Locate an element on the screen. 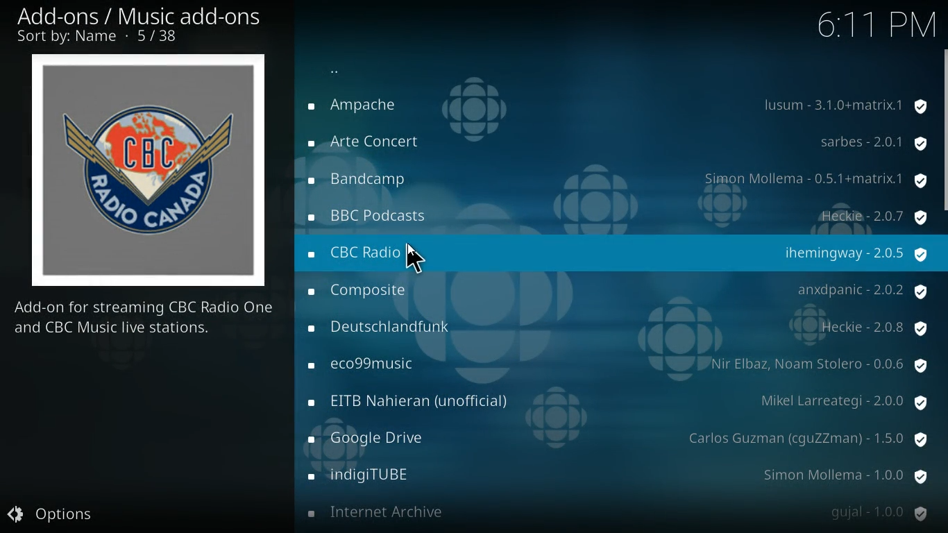  add-ons is located at coordinates (144, 15).